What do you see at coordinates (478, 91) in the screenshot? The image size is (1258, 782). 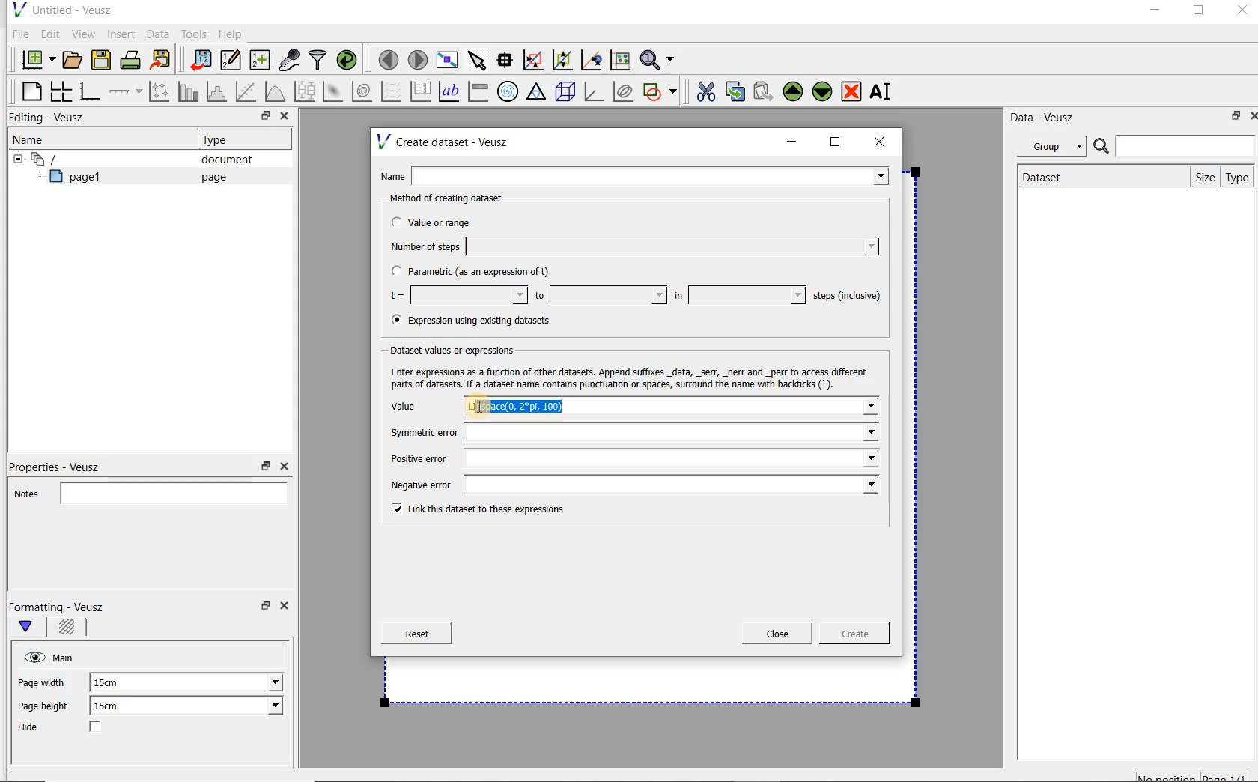 I see `image color bar` at bounding box center [478, 91].